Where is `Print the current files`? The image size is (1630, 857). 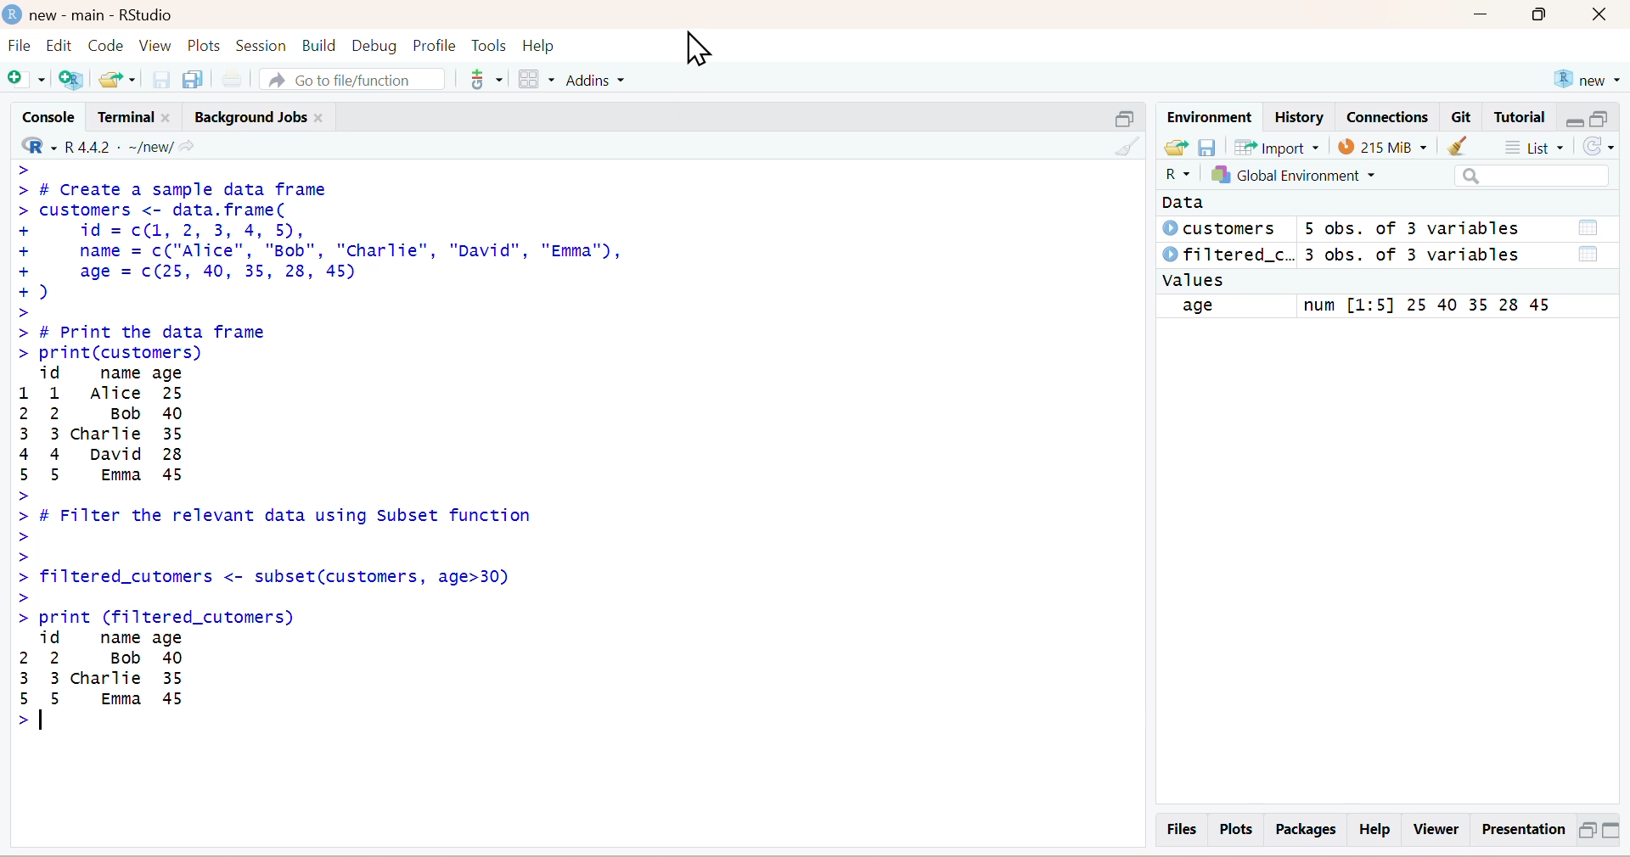
Print the current files is located at coordinates (230, 77).